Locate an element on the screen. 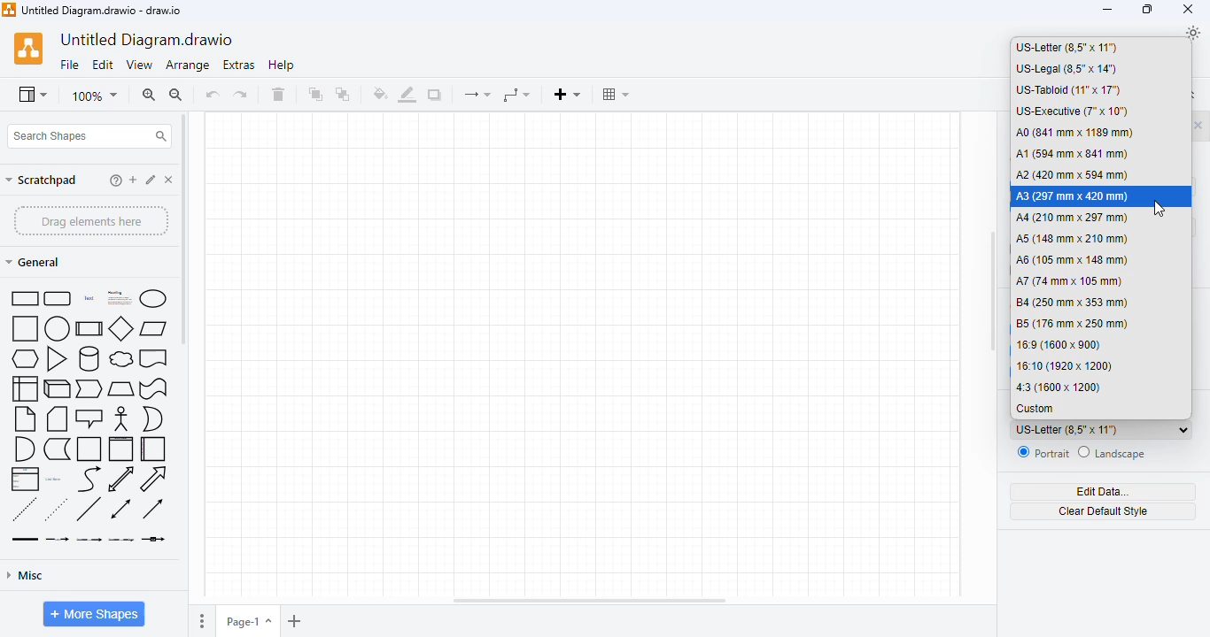 This screenshot has width=1210, height=637. to back is located at coordinates (344, 94).